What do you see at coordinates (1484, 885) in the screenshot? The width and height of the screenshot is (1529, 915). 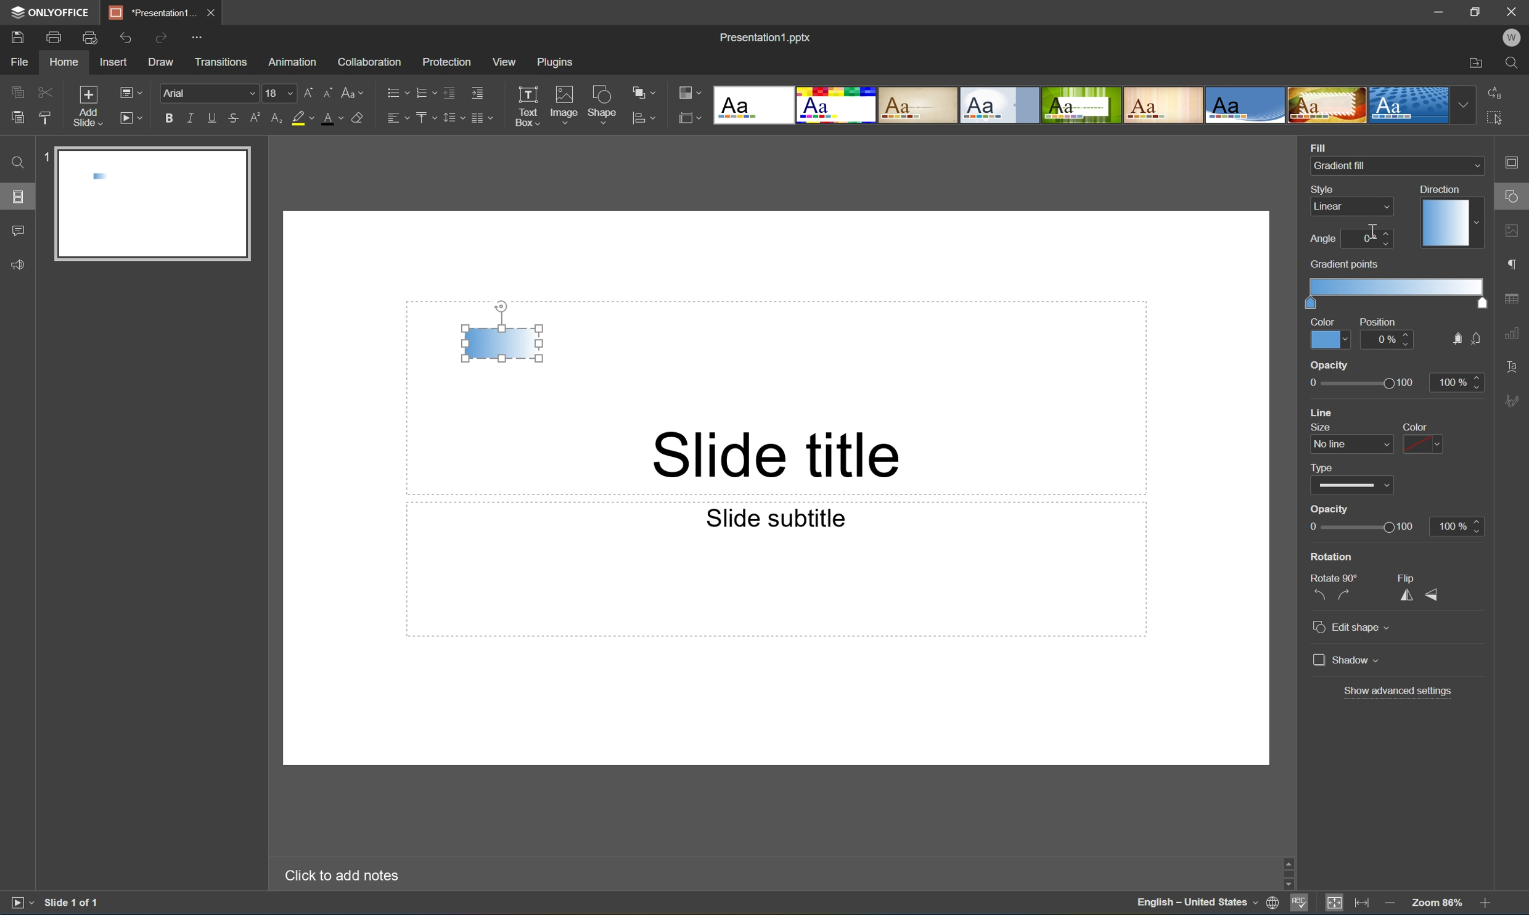 I see `Scroll Down` at bounding box center [1484, 885].